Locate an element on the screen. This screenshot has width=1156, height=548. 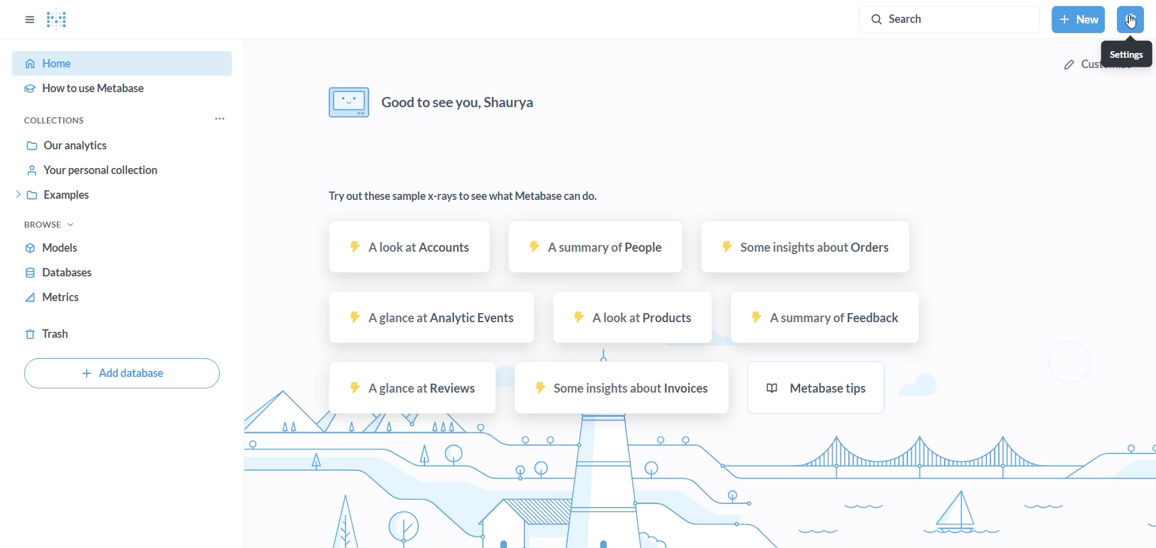
our analytics is located at coordinates (92, 146).